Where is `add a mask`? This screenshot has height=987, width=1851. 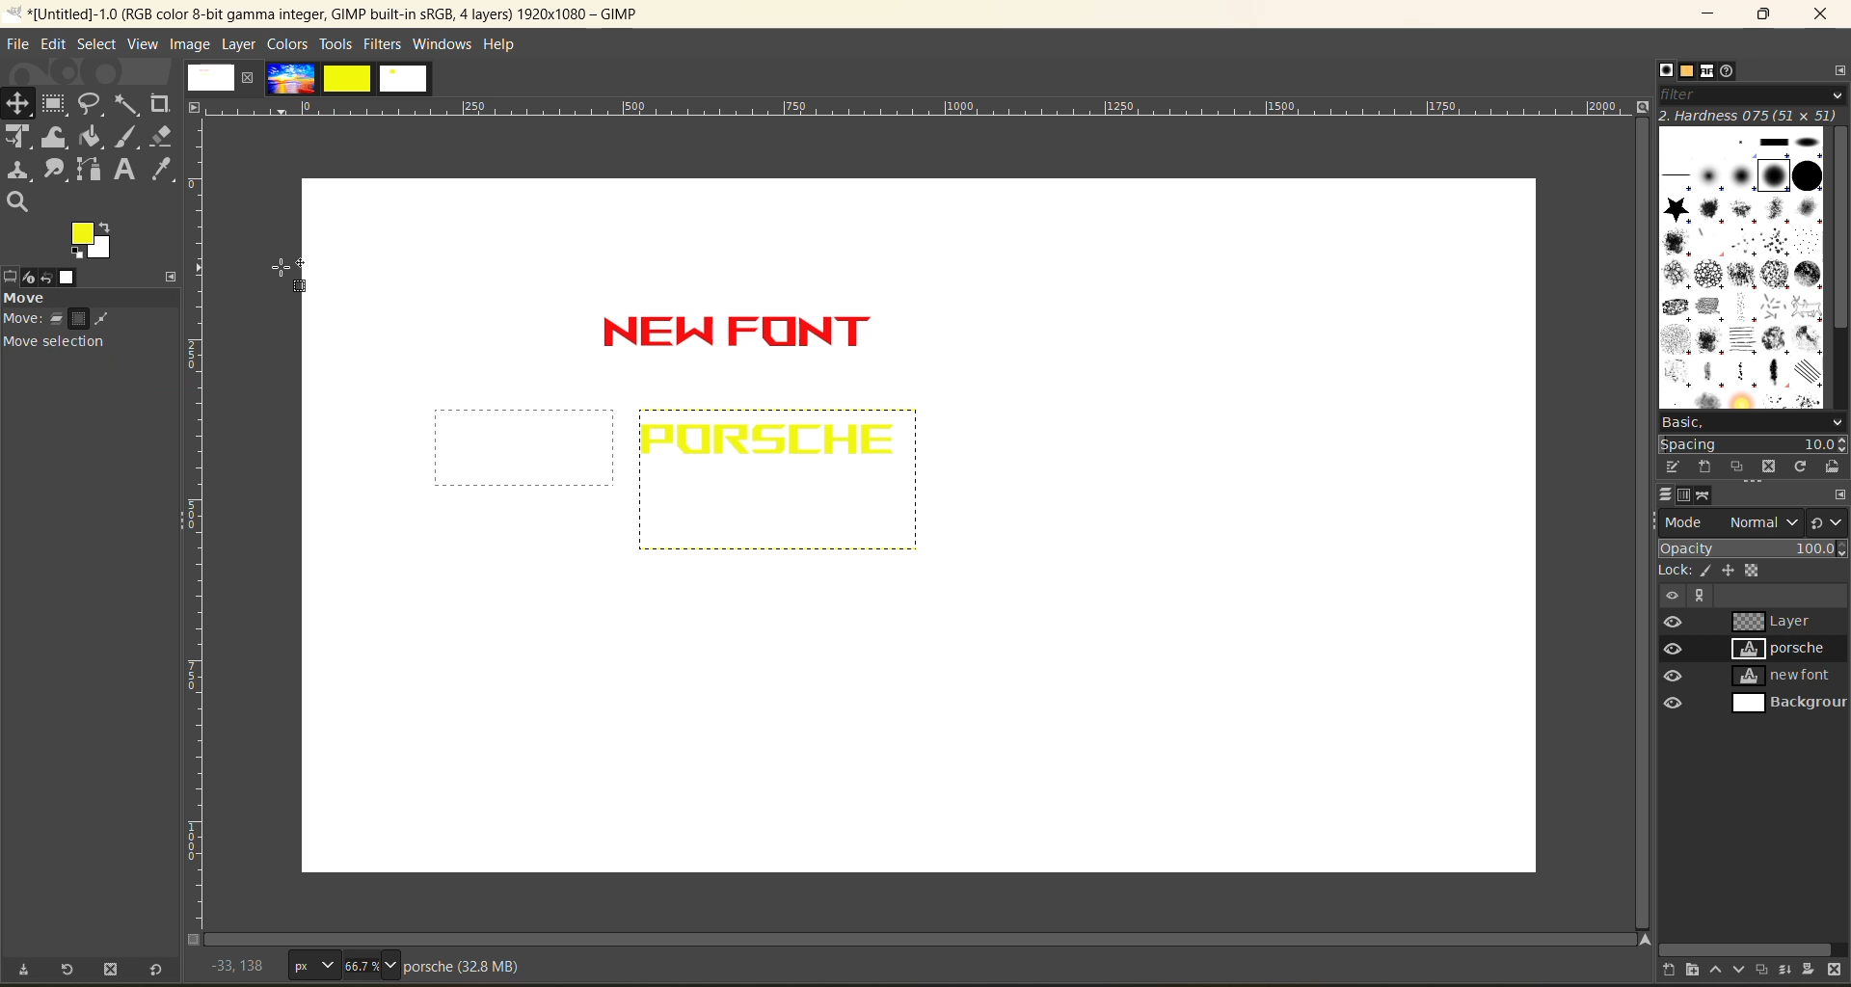 add a mask is located at coordinates (1814, 968).